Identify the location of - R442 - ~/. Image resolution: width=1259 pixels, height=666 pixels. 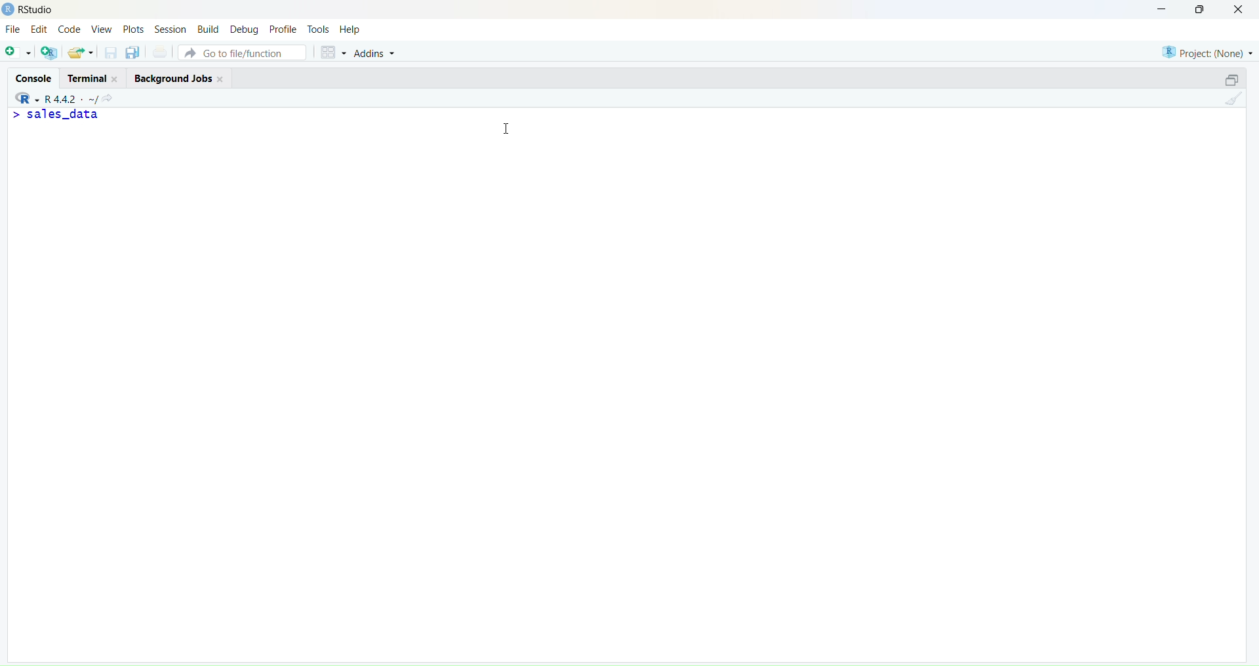
(73, 97).